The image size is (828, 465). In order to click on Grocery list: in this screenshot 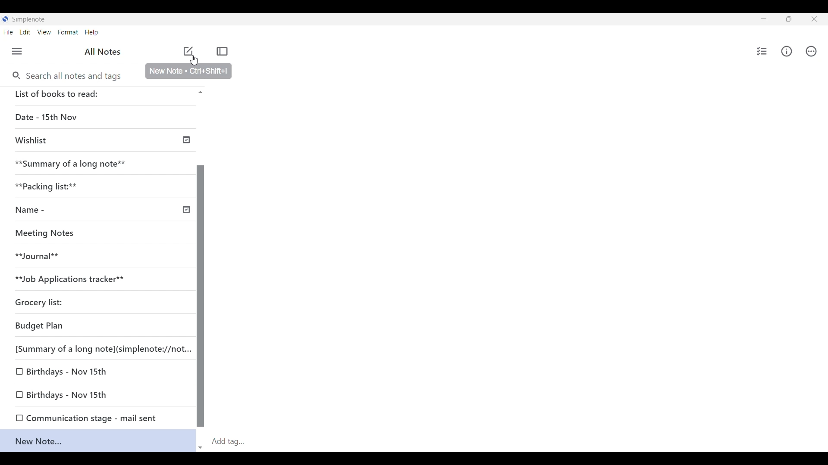, I will do `click(57, 301)`.